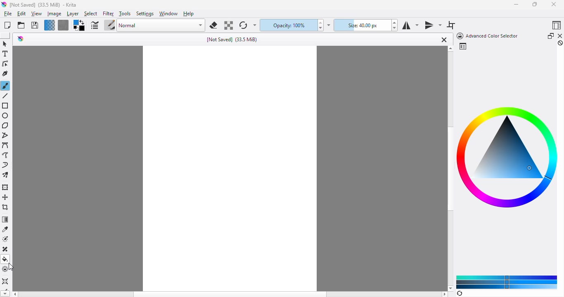 The image size is (564, 297). What do you see at coordinates (460, 293) in the screenshot?
I see `refresh` at bounding box center [460, 293].